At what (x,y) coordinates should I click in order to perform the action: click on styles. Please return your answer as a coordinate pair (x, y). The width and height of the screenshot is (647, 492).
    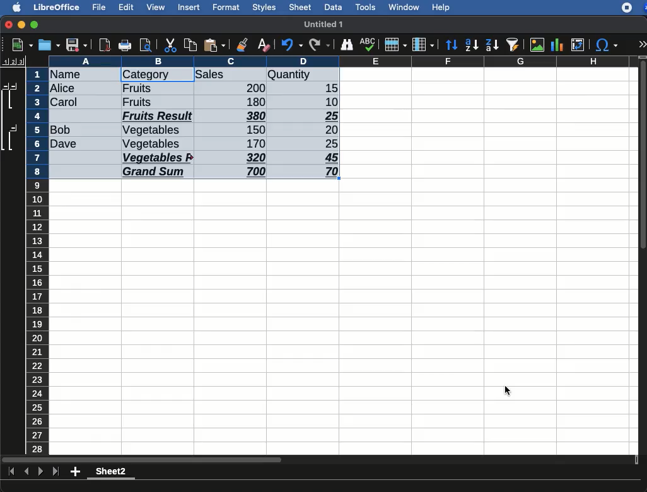
    Looking at the image, I should click on (263, 9).